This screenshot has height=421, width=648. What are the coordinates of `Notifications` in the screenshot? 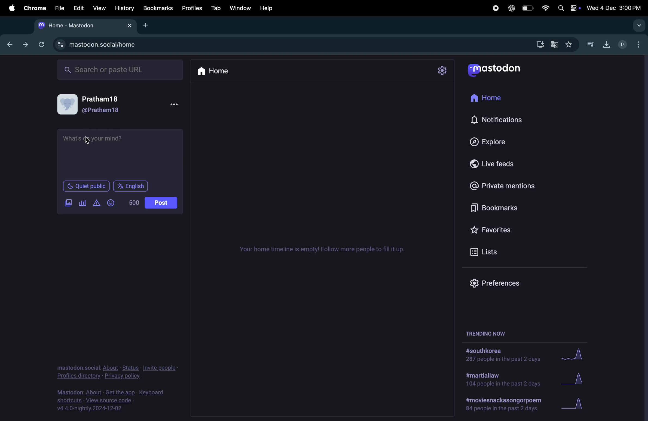 It's located at (510, 119).